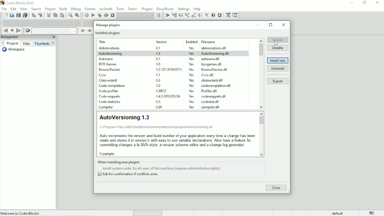 This screenshot has height=216, width=384. What do you see at coordinates (107, 58) in the screenshot?
I see `plugin` at bounding box center [107, 58].